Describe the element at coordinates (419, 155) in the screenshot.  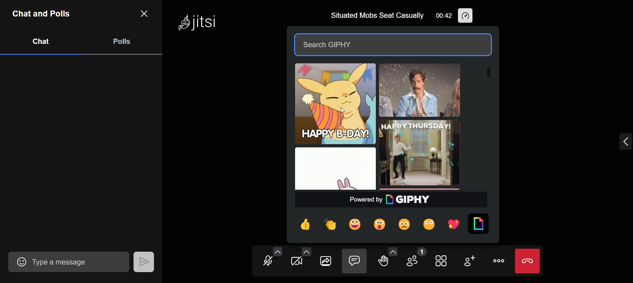
I see `other birthday gif` at that location.